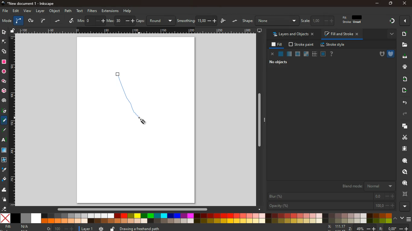  What do you see at coordinates (80, 11) in the screenshot?
I see `text` at bounding box center [80, 11].